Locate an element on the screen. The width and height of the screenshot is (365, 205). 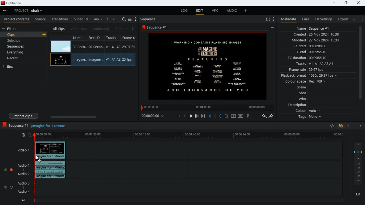
tc end is located at coordinates (313, 52).